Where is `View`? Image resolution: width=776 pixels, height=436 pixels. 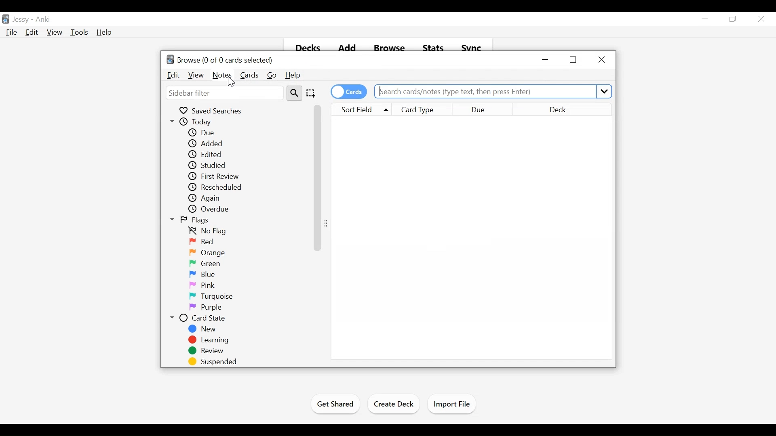
View is located at coordinates (197, 75).